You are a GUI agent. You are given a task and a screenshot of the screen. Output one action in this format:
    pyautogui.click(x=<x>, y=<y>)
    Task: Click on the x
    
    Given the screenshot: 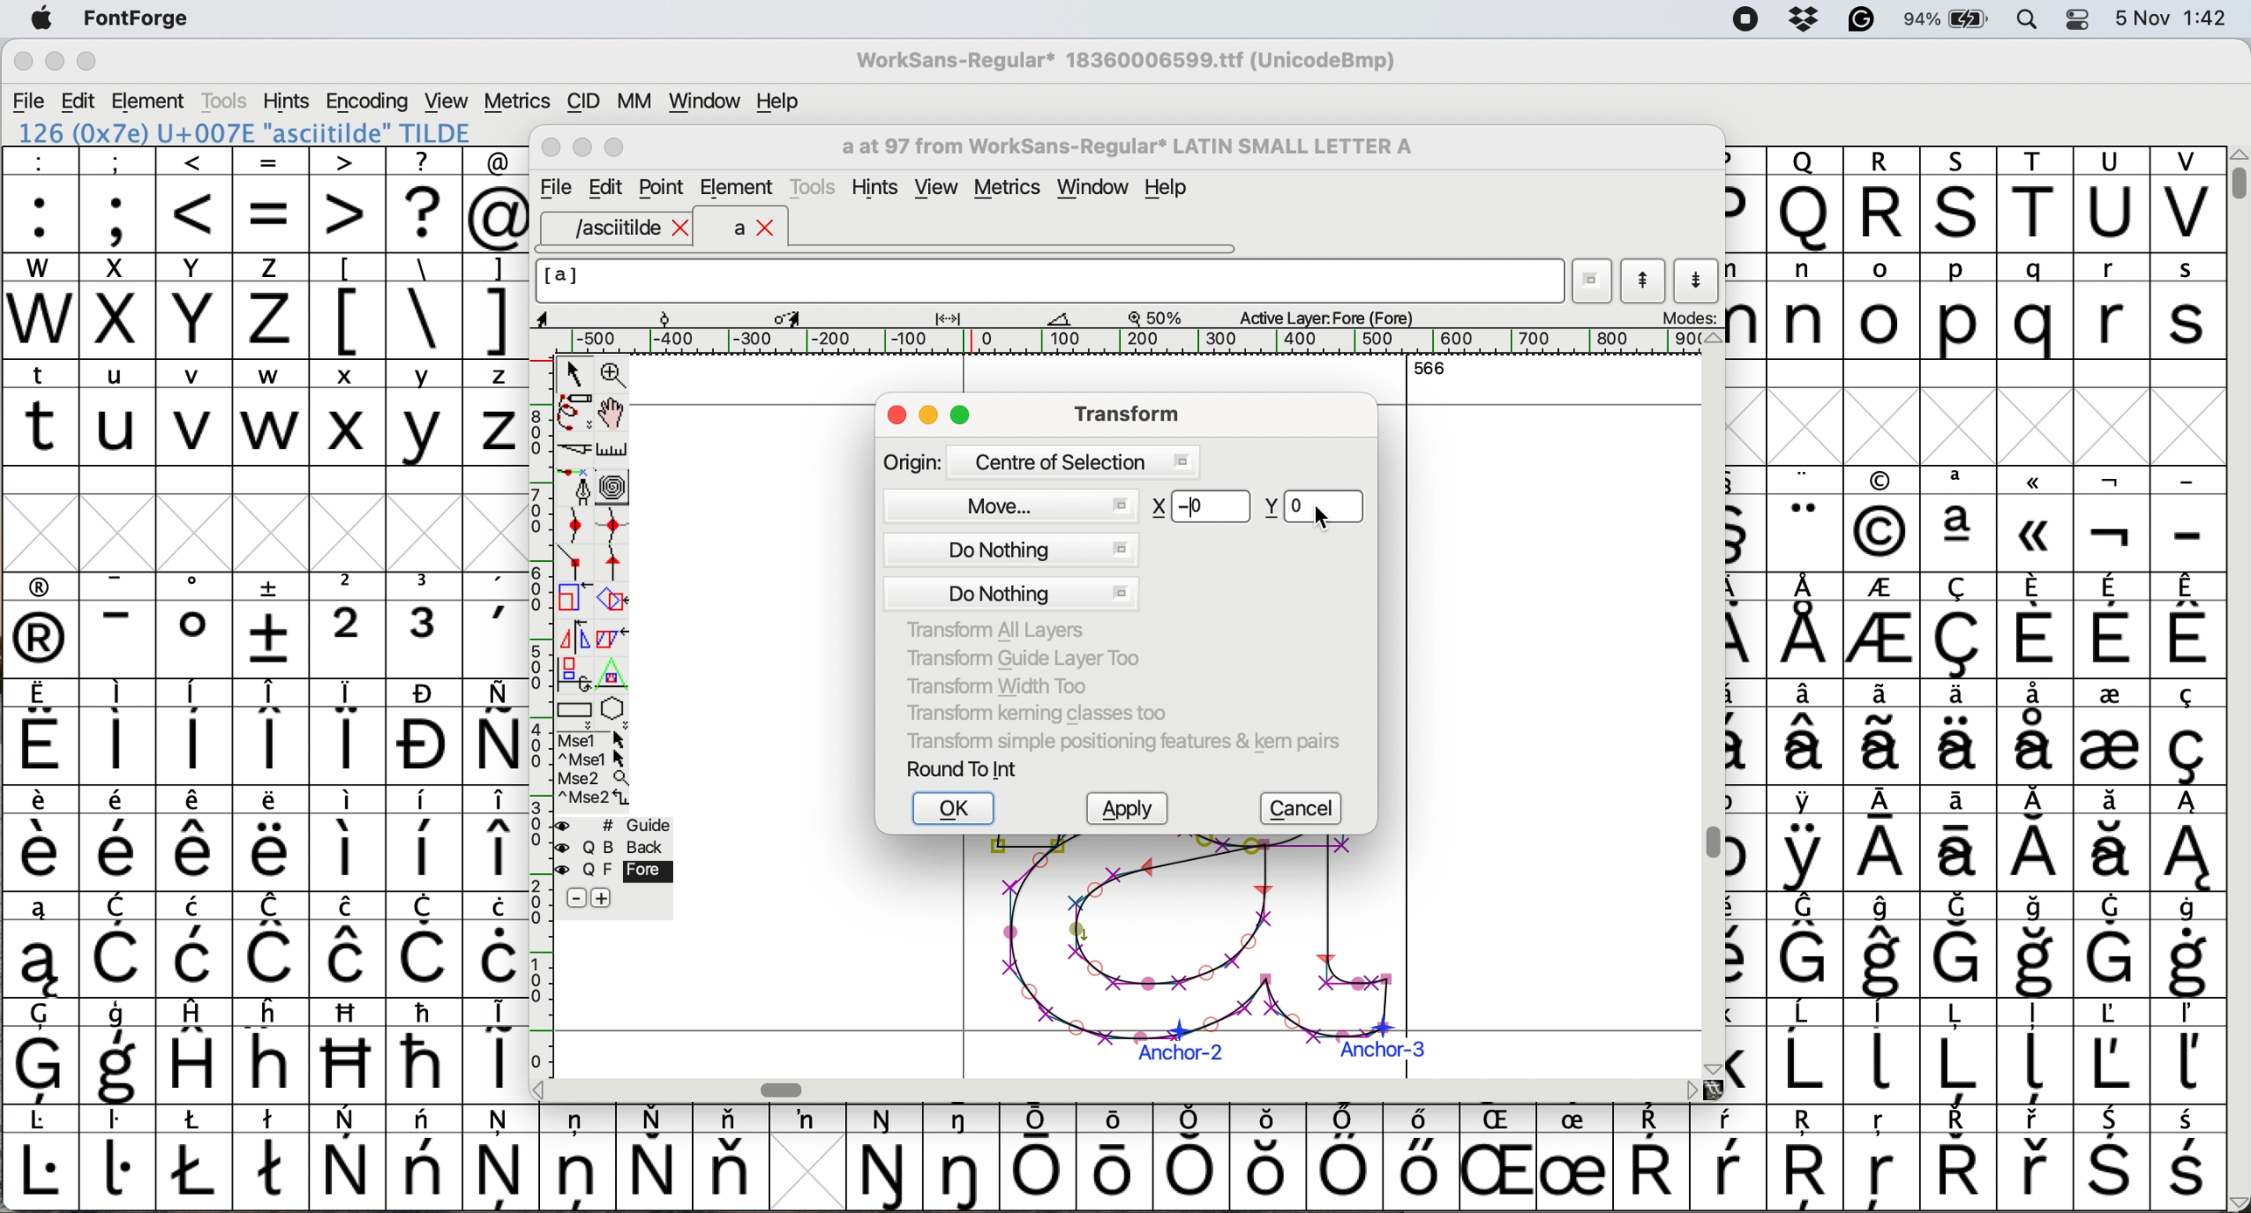 What is the action you would take?
    pyautogui.click(x=116, y=306)
    